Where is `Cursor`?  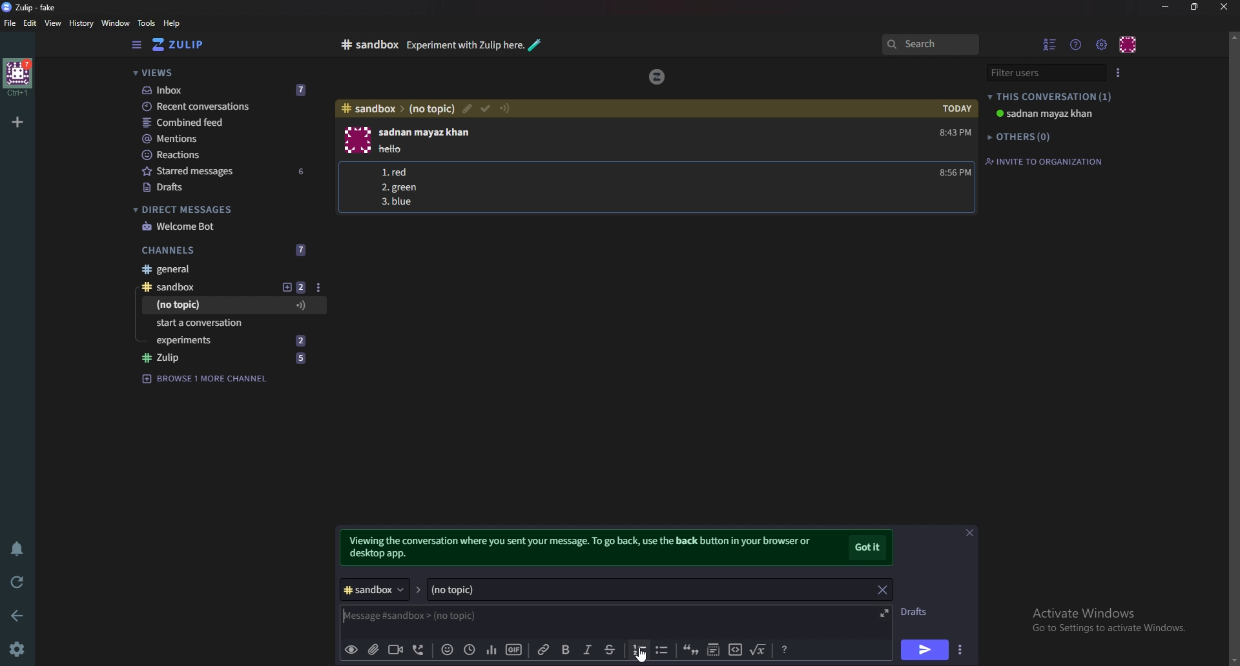
Cursor is located at coordinates (643, 655).